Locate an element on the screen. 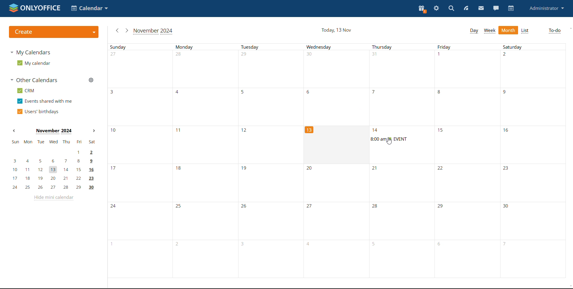 The image size is (573, 289). Dates of the month is located at coordinates (338, 69).